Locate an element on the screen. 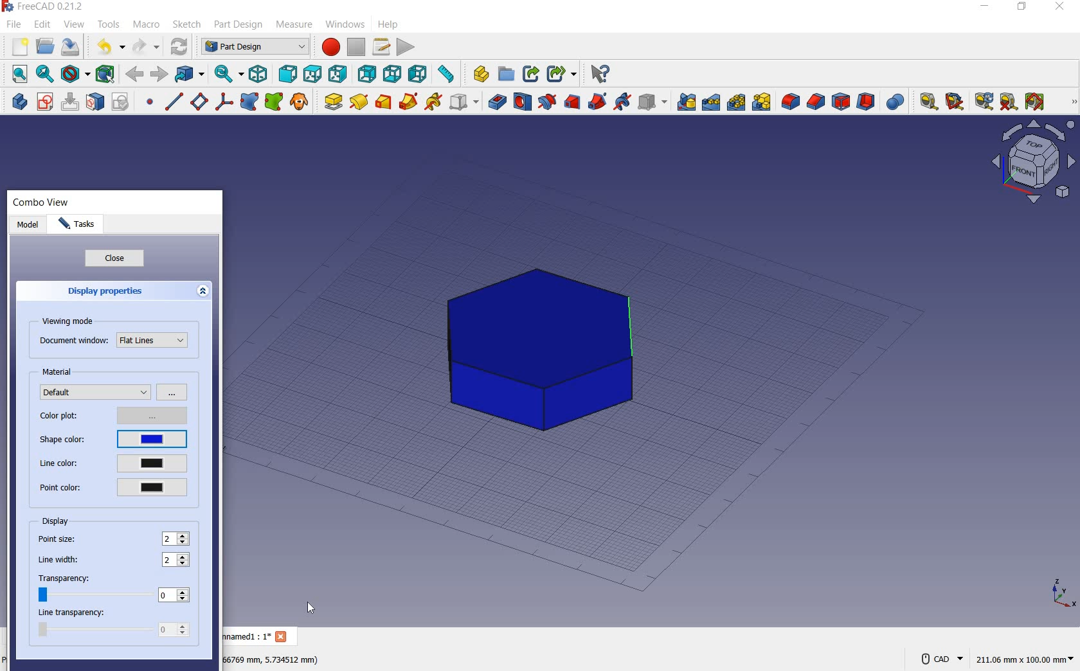 Image resolution: width=1080 pixels, height=671 pixels. point size is located at coordinates (72, 539).